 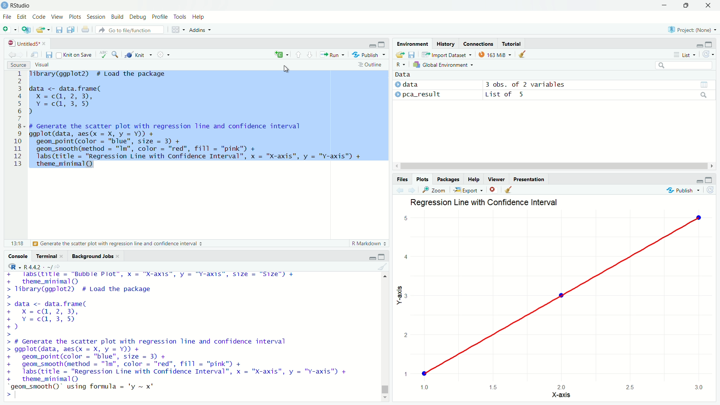 What do you see at coordinates (103, 54) in the screenshot?
I see `Check spelling in the document` at bounding box center [103, 54].